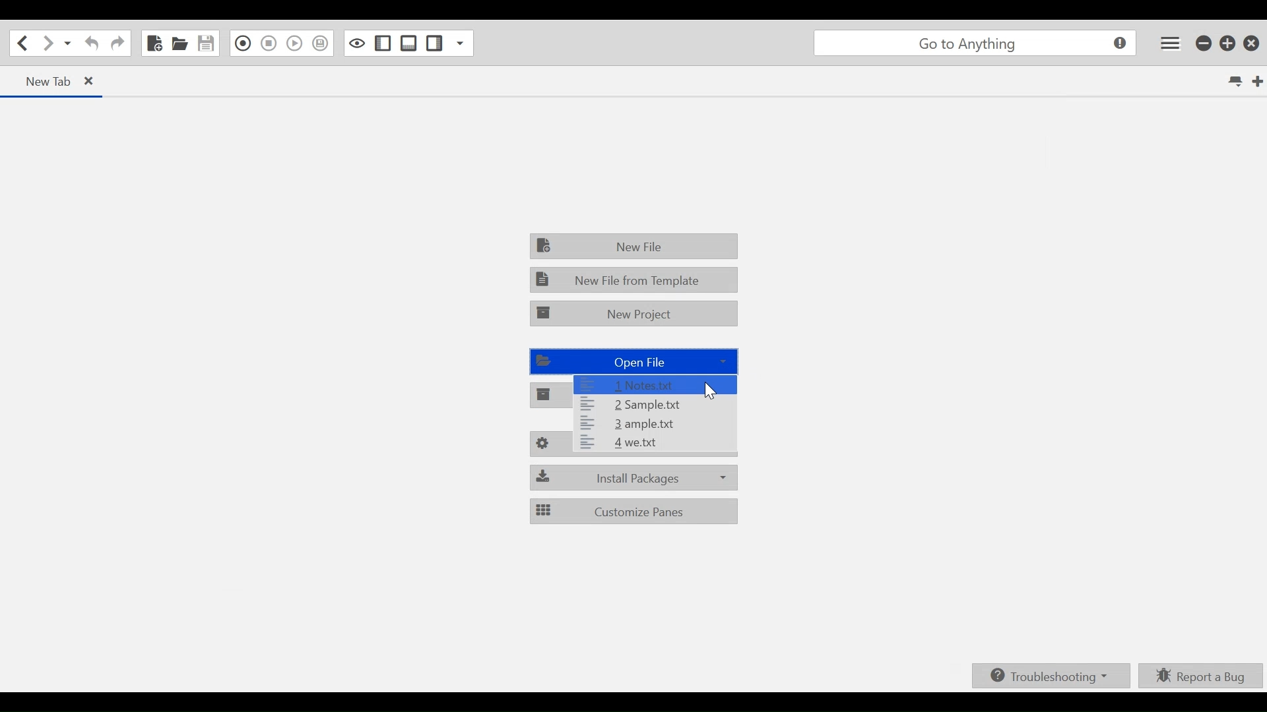 This screenshot has width=1267, height=712. What do you see at coordinates (90, 44) in the screenshot?
I see `Undo` at bounding box center [90, 44].